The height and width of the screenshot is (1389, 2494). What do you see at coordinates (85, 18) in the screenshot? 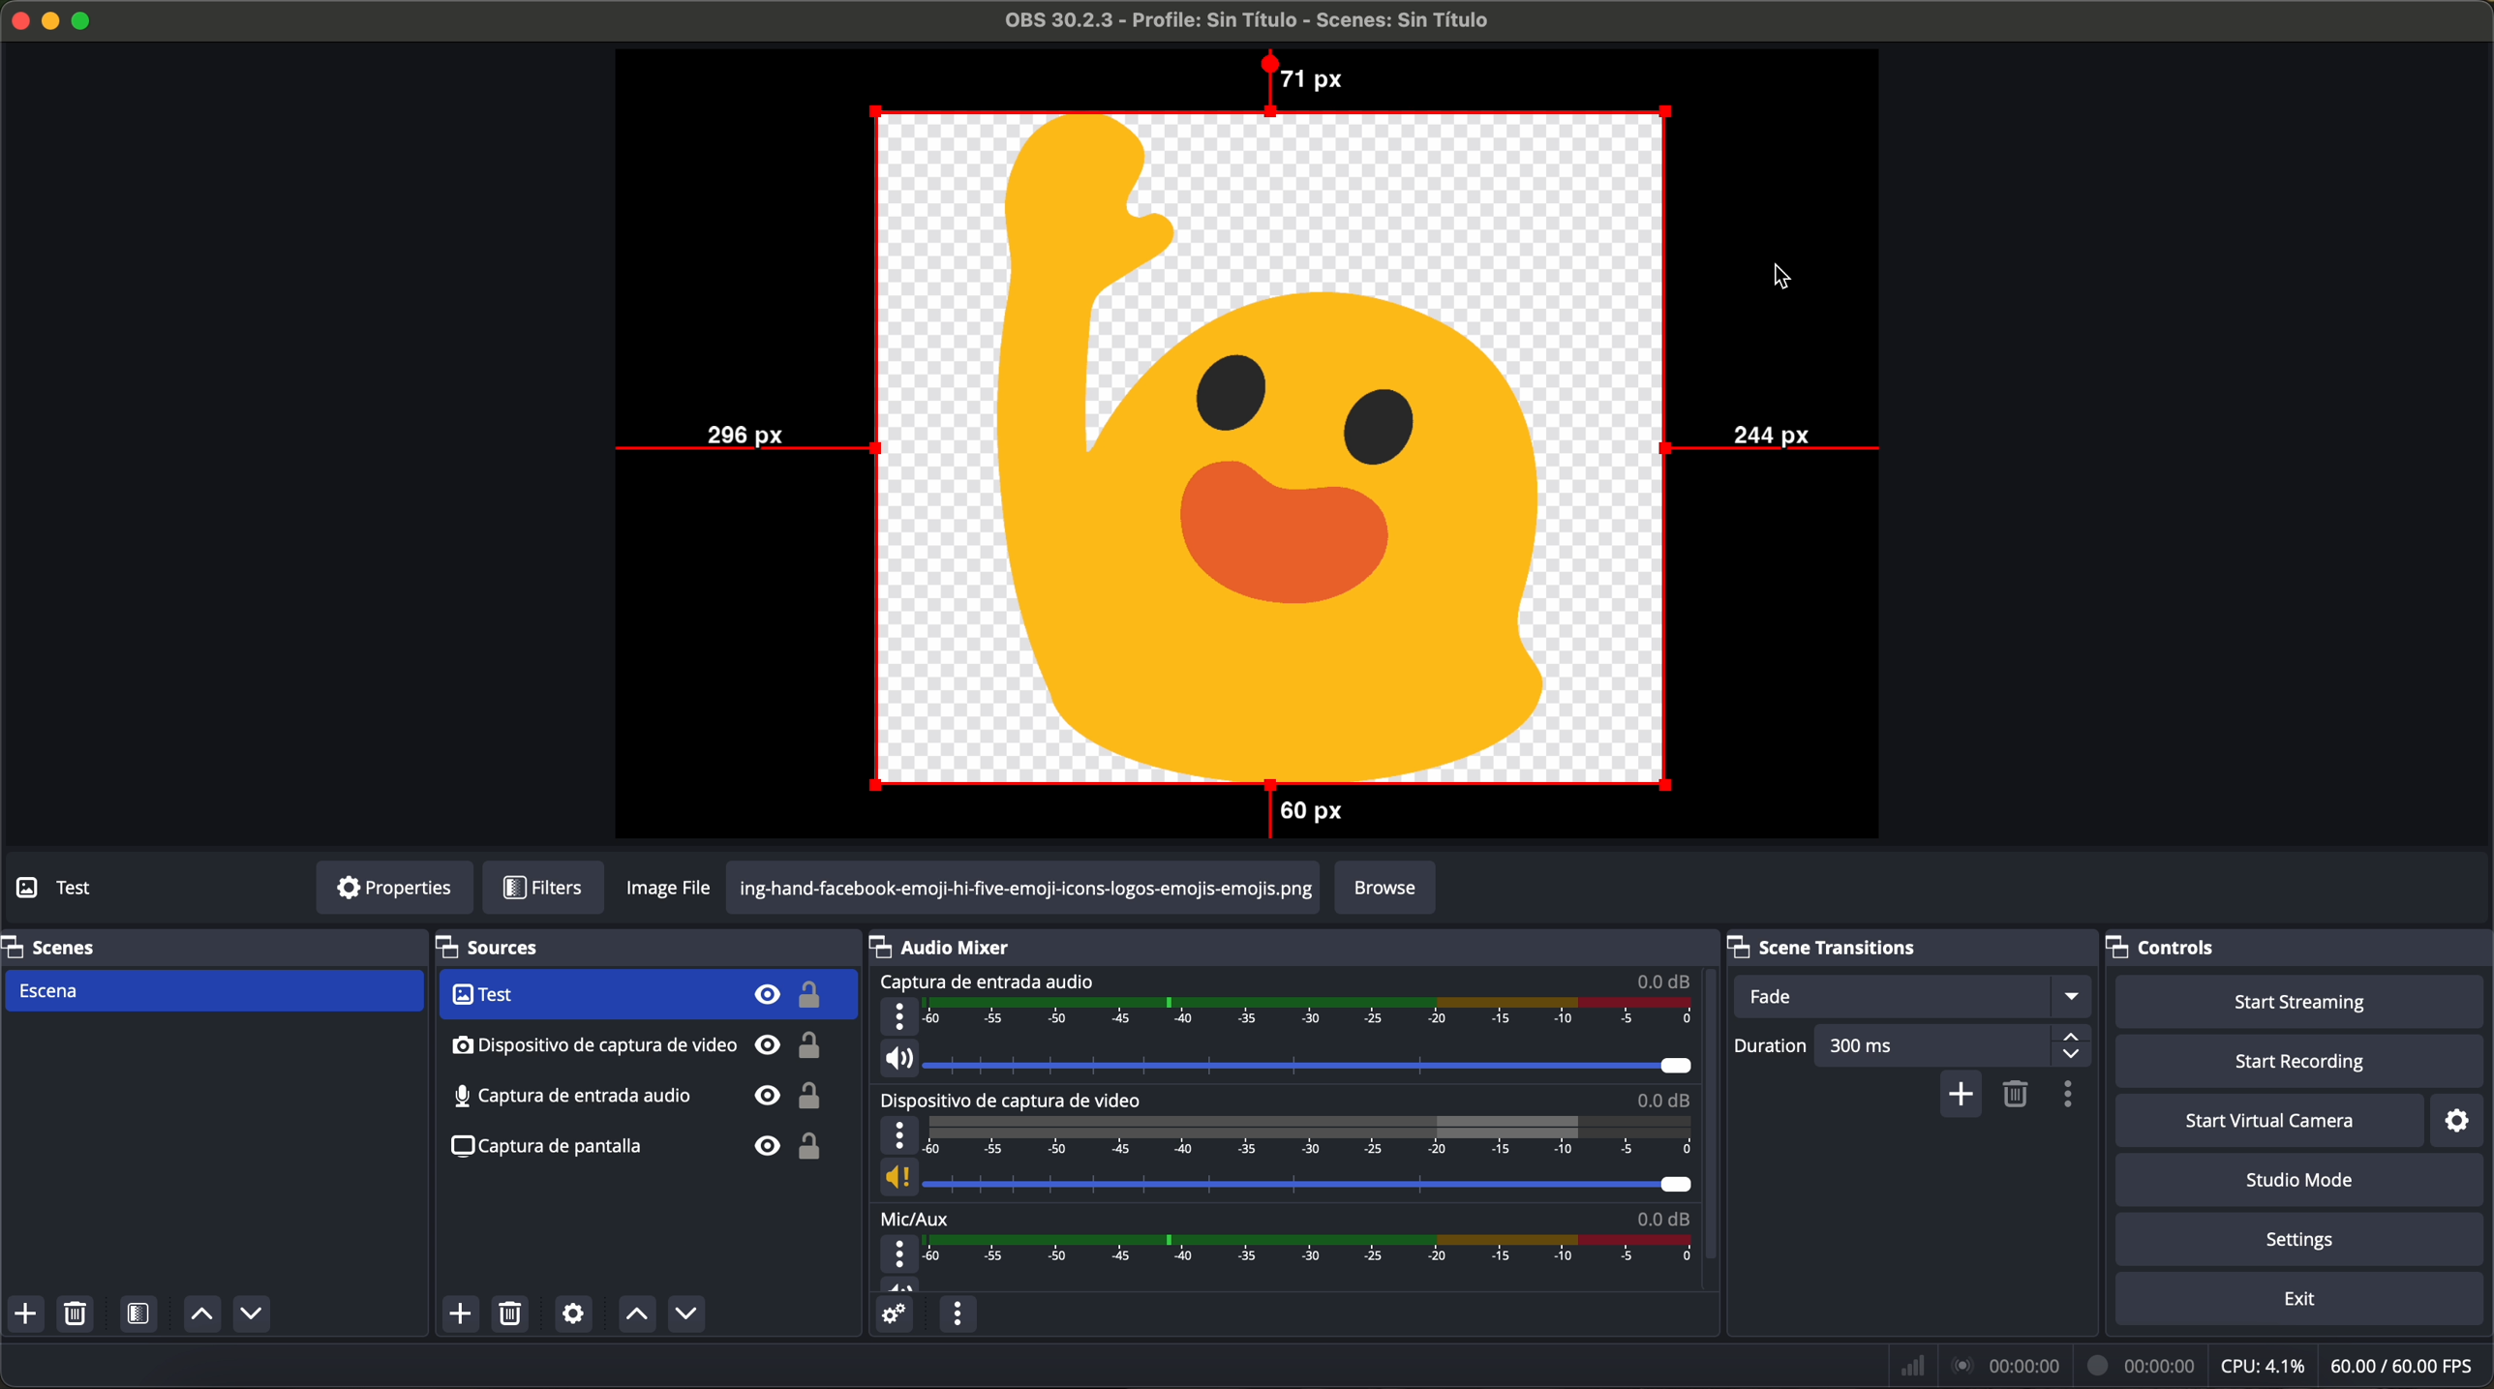
I see `maximize program` at bounding box center [85, 18].